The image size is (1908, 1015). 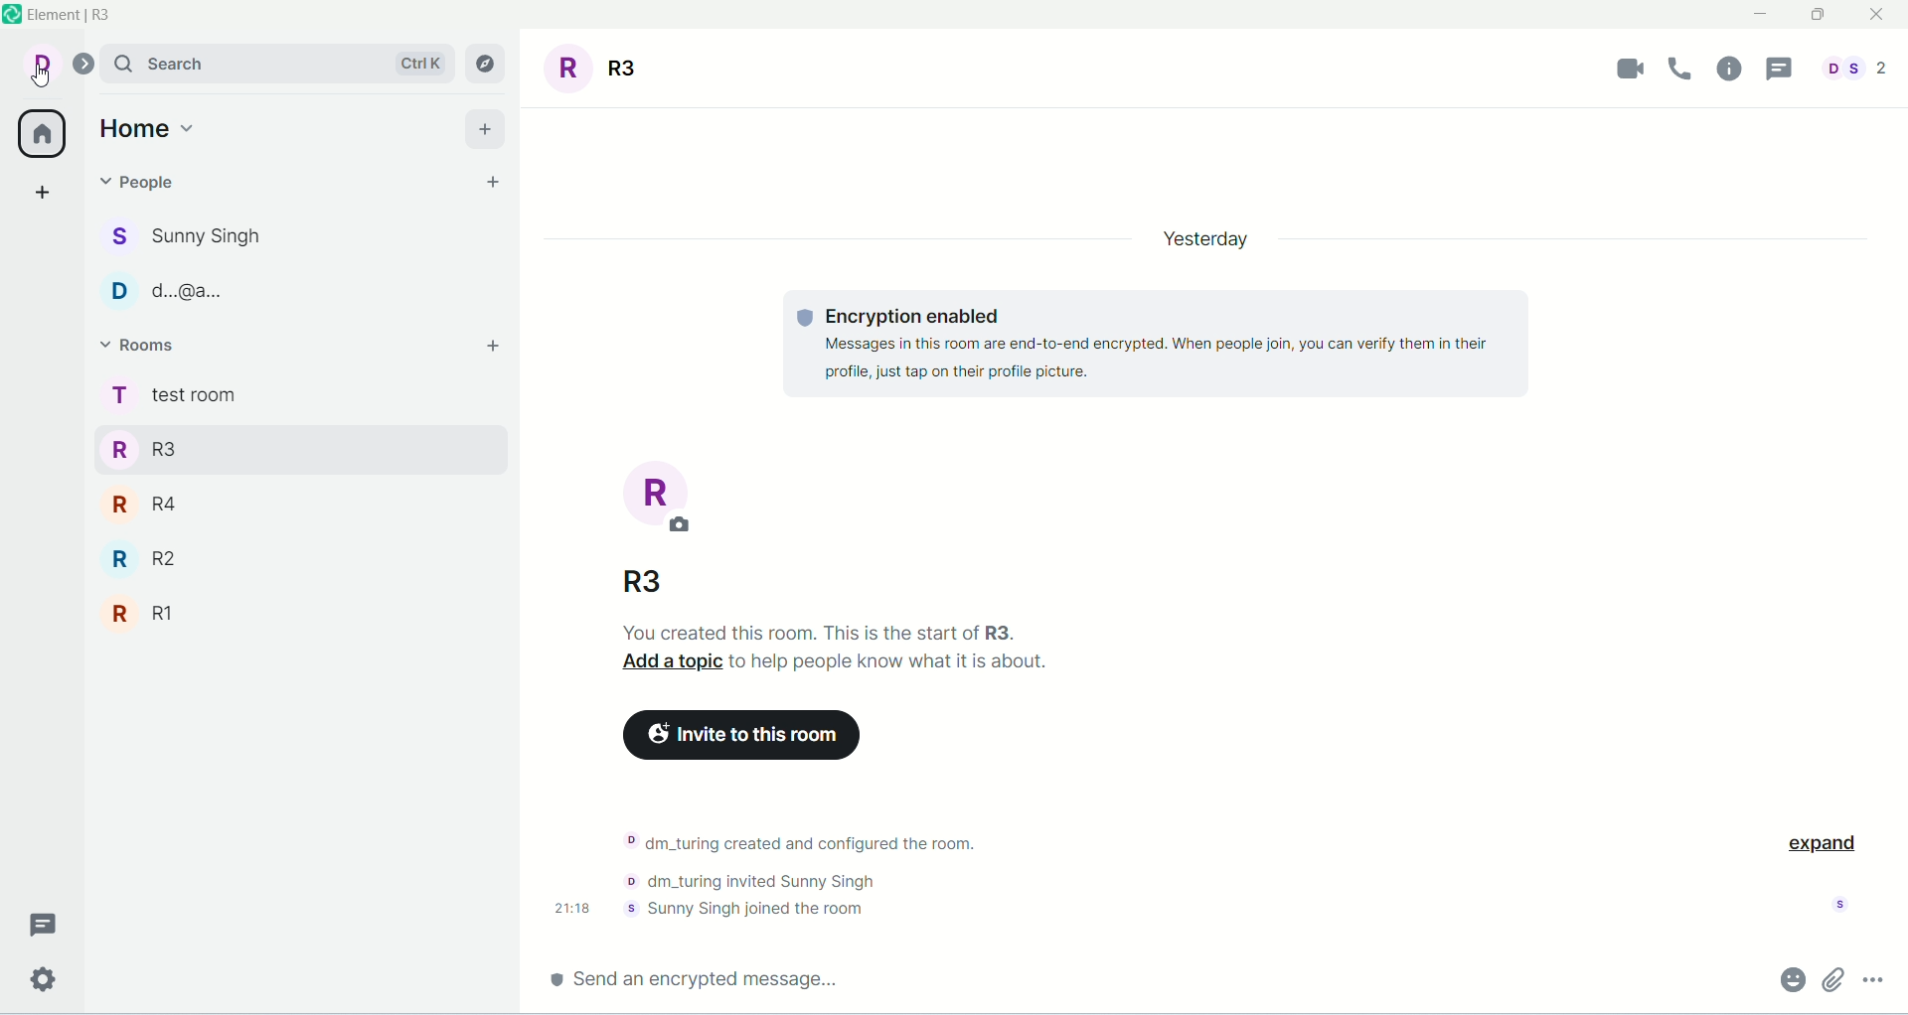 What do you see at coordinates (39, 79) in the screenshot?
I see `cursor` at bounding box center [39, 79].